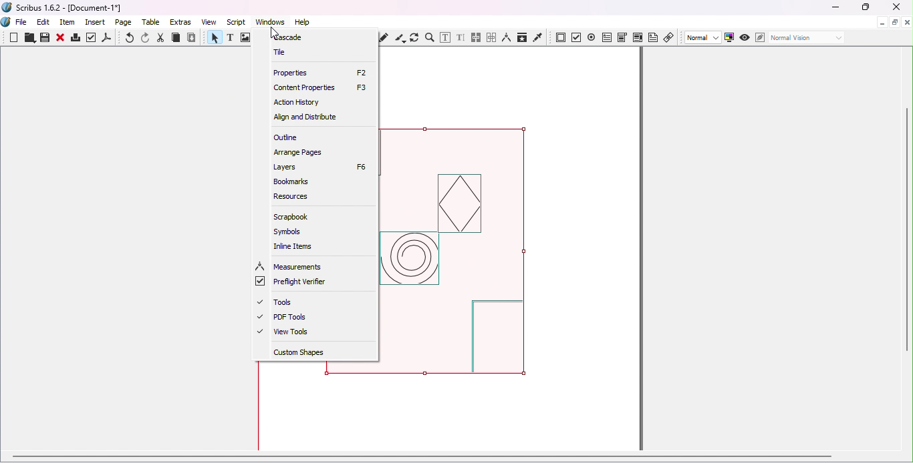 Image resolution: width=913 pixels, height=463 pixels. I want to click on PDF push button, so click(561, 38).